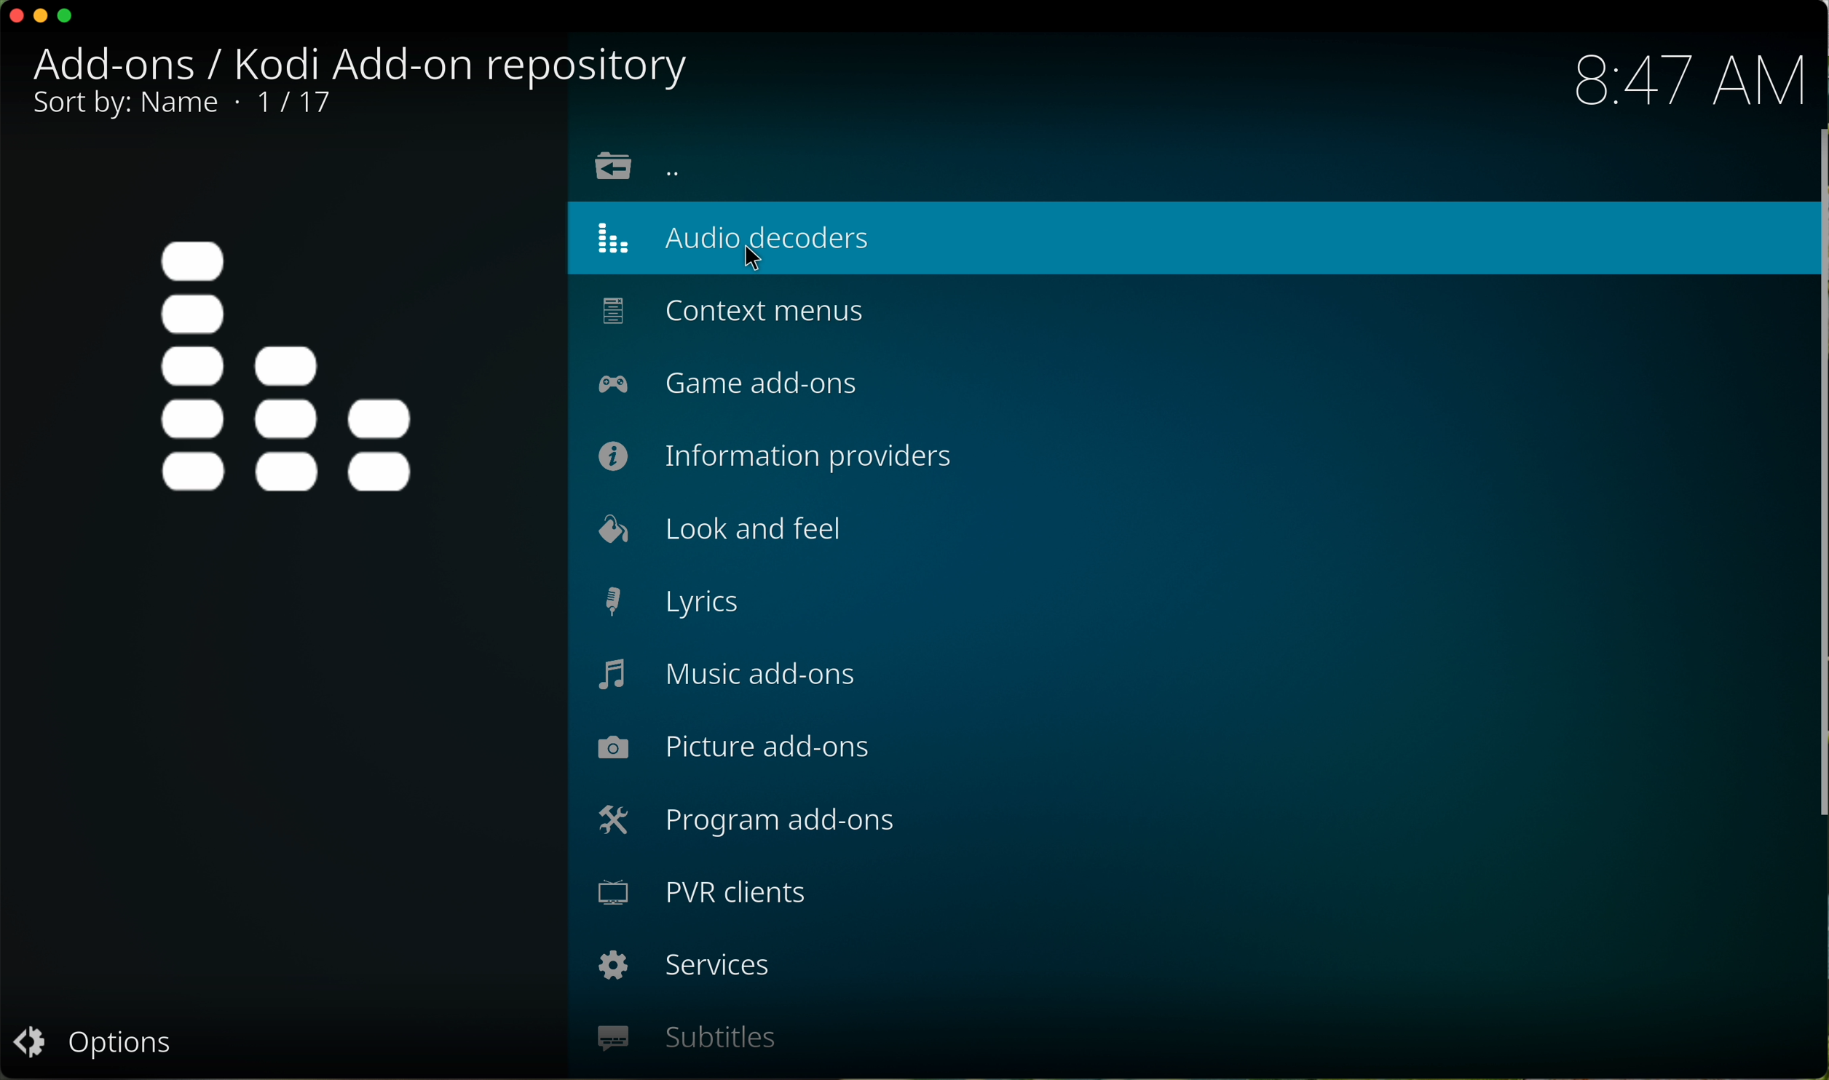 This screenshot has width=1829, height=1080. I want to click on scroll bar, so click(1817, 490).